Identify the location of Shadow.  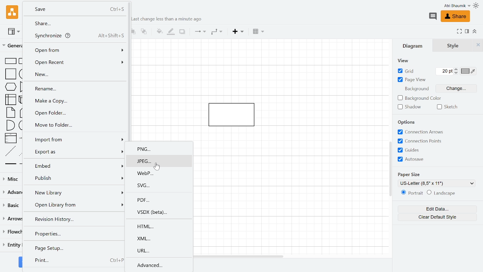
(409, 107).